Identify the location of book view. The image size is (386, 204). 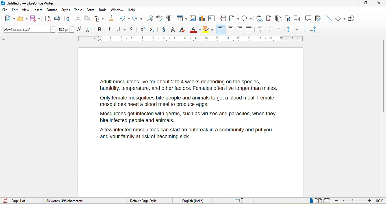
(328, 201).